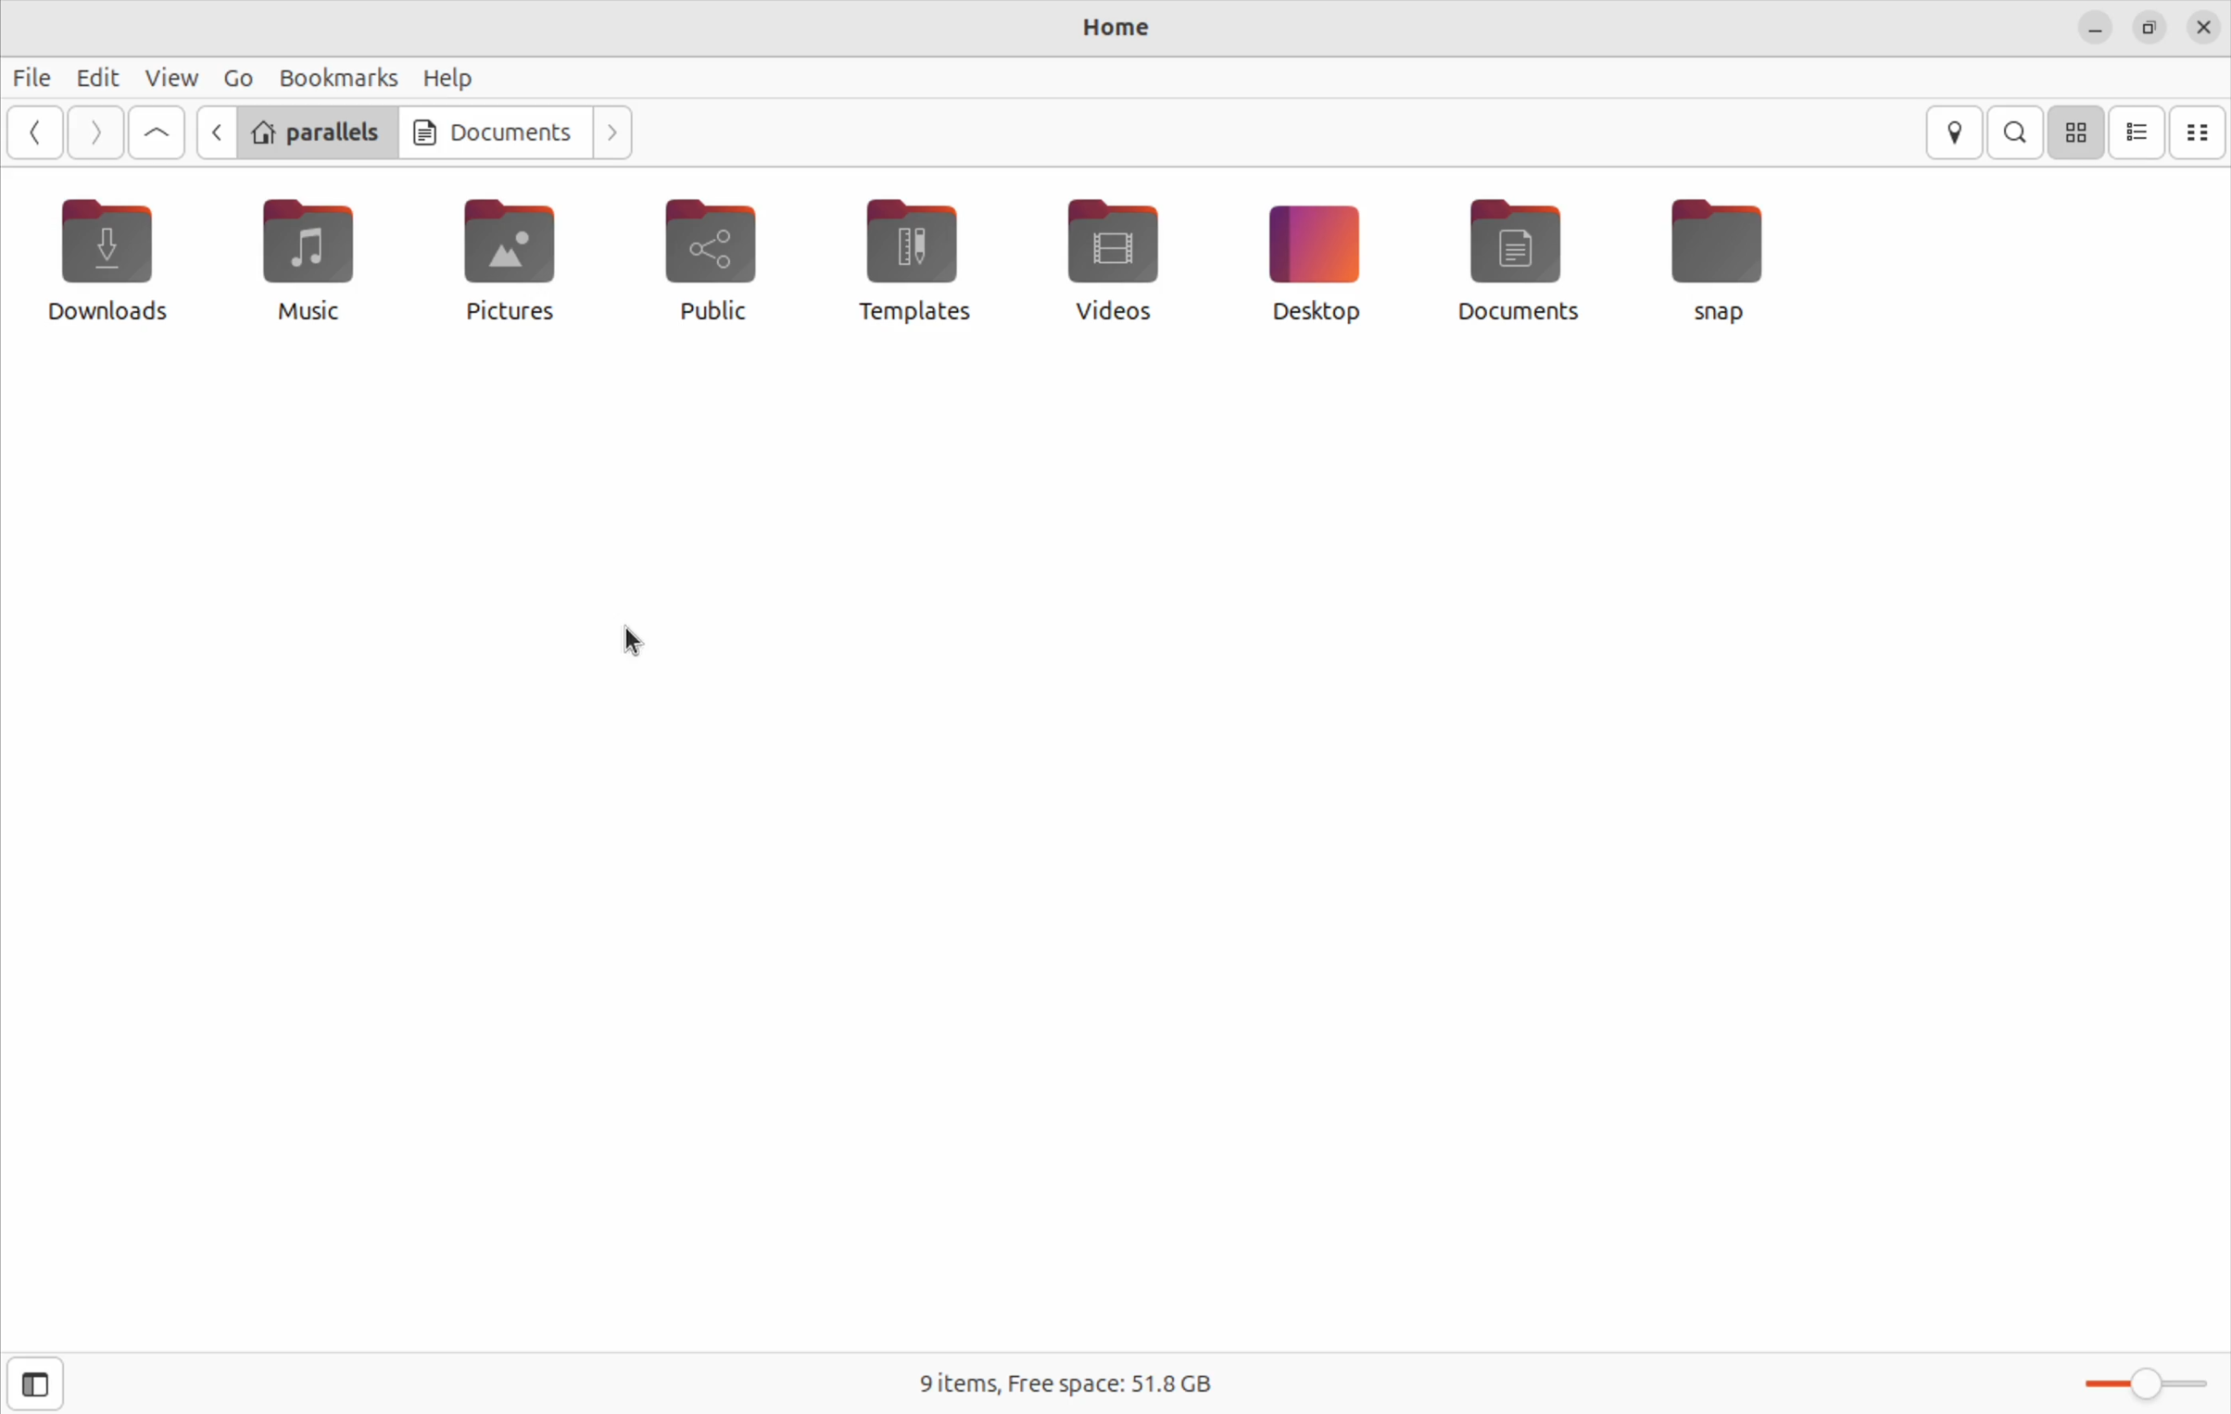  Describe the element at coordinates (215, 133) in the screenshot. I see `previous` at that location.